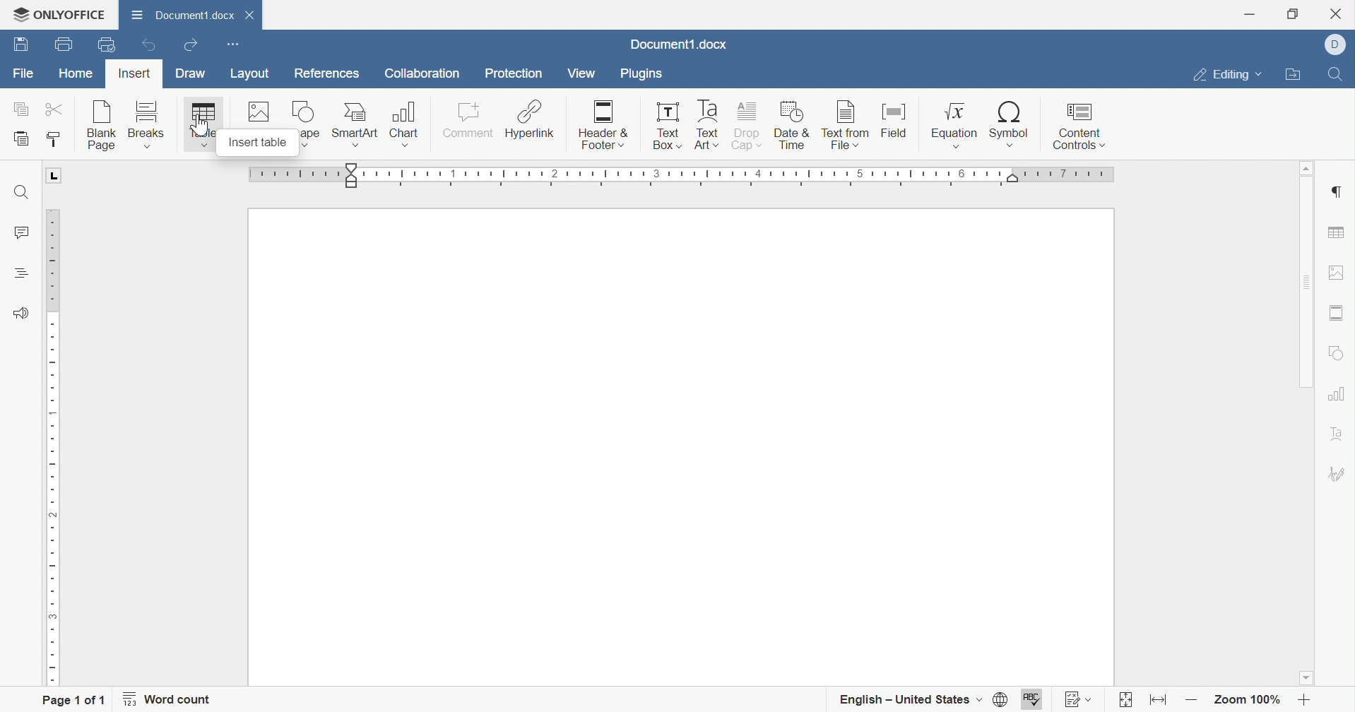  Describe the element at coordinates (1292, 15) in the screenshot. I see `Restore down` at that location.